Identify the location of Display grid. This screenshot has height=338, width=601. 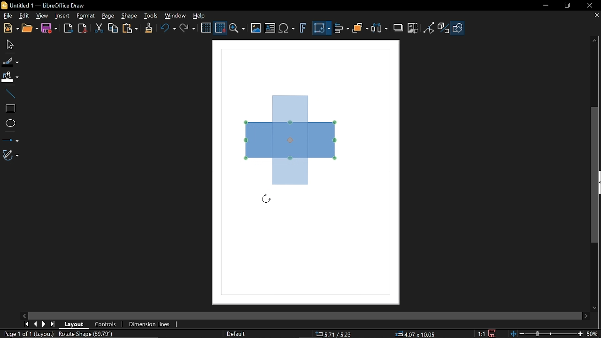
(206, 29).